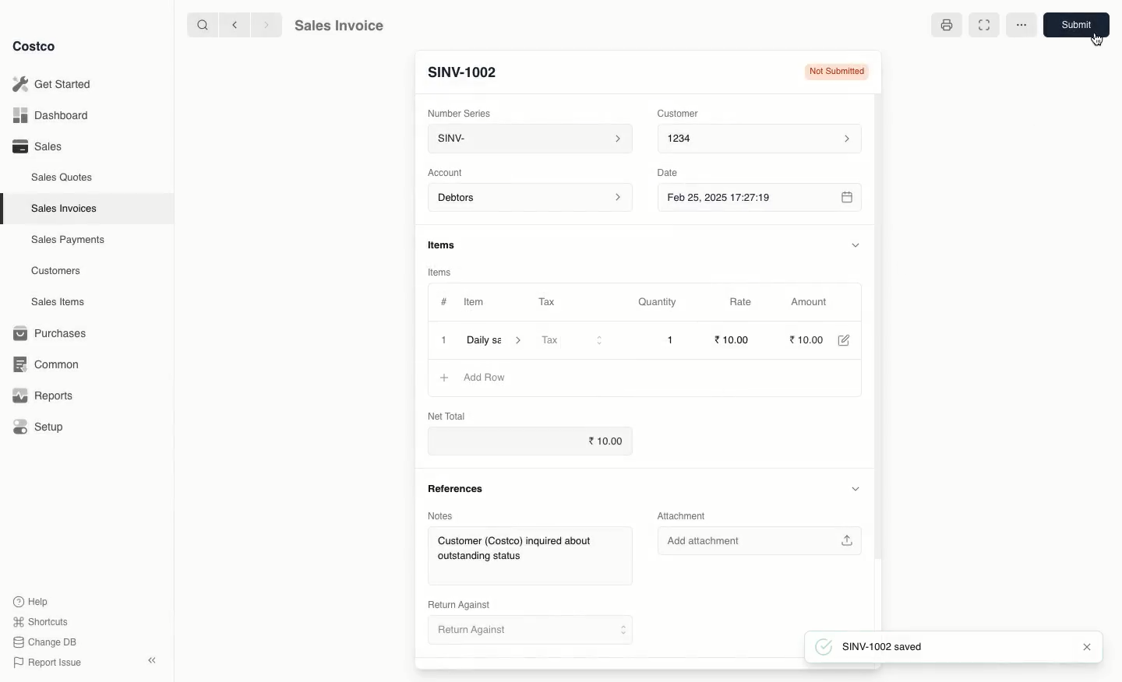 The width and height of the screenshot is (1122, 682). I want to click on Net Total, so click(443, 416).